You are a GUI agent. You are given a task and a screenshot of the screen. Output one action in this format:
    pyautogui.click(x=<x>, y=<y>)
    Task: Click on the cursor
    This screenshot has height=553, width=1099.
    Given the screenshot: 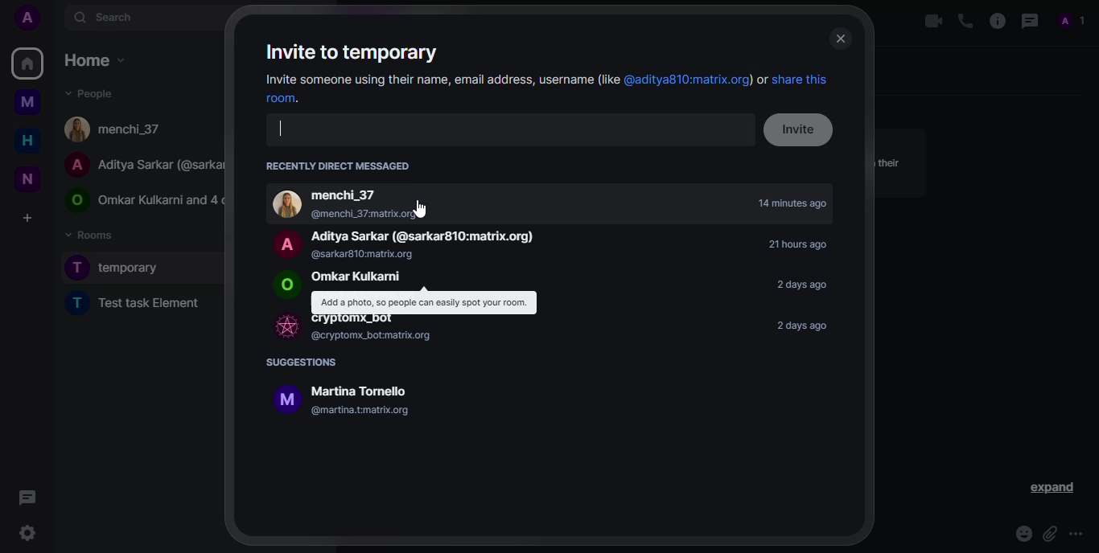 What is the action you would take?
    pyautogui.click(x=417, y=210)
    